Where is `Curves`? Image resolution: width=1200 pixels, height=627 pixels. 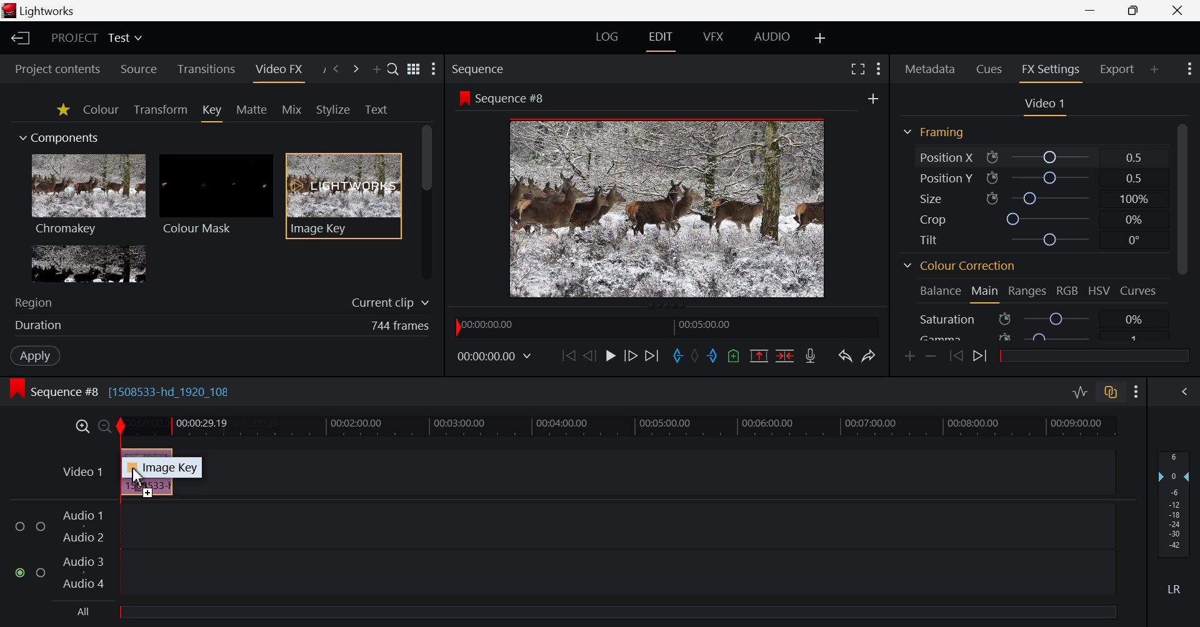
Curves is located at coordinates (1137, 291).